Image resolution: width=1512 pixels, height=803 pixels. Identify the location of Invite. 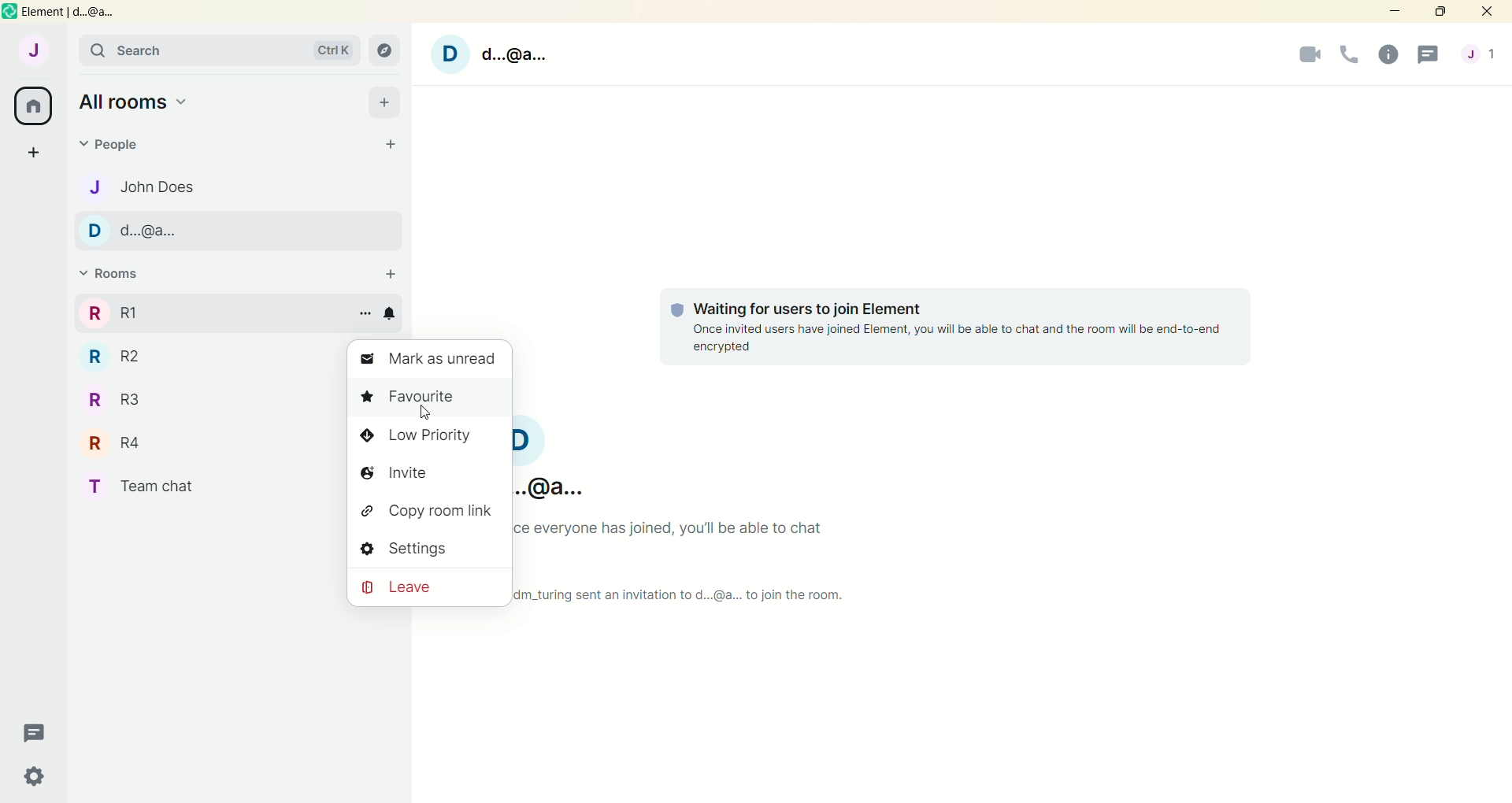
(414, 470).